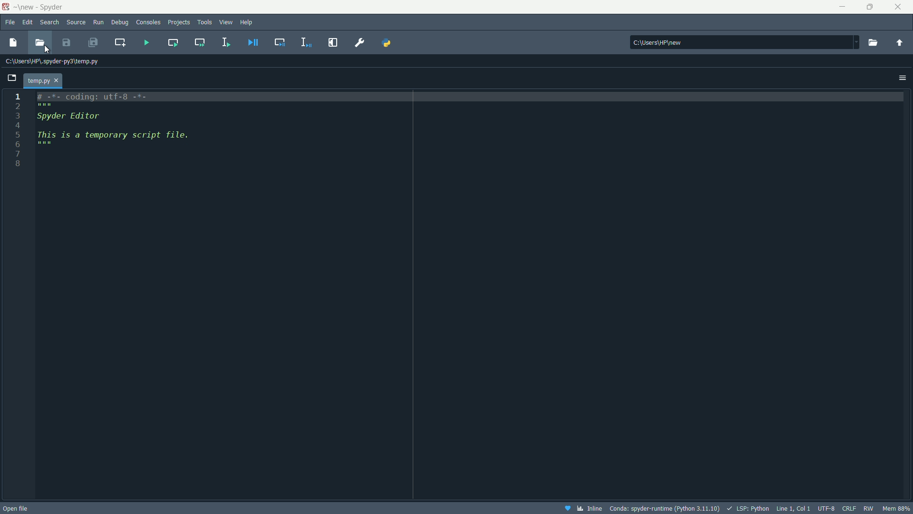 This screenshot has width=913, height=514. Describe the element at coordinates (225, 22) in the screenshot. I see `View menu` at that location.